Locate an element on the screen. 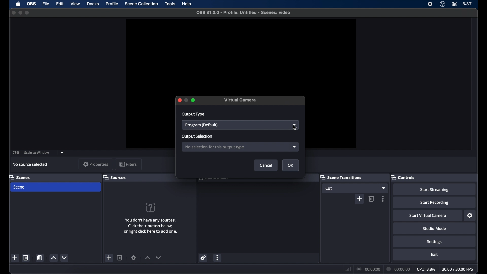  more options is located at coordinates (383, 199).